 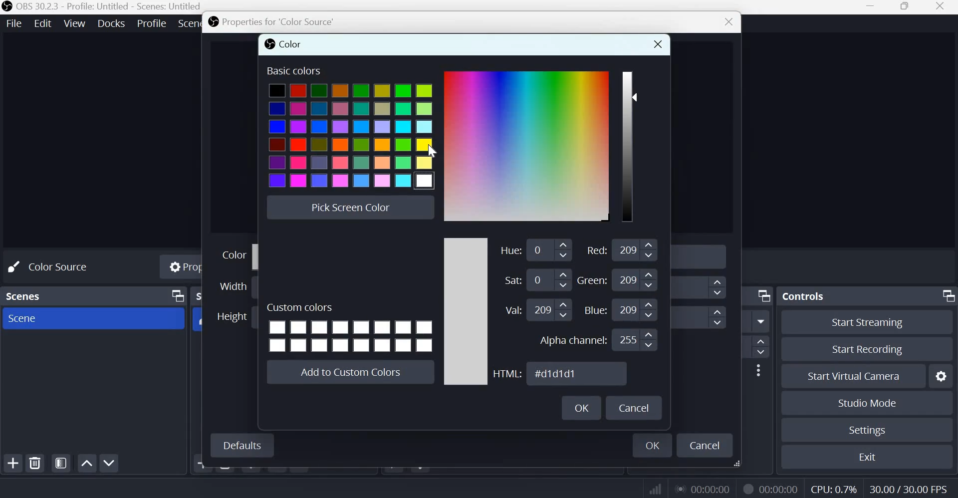 What do you see at coordinates (747, 488) in the screenshot?
I see `Live Duration Timer` at bounding box center [747, 488].